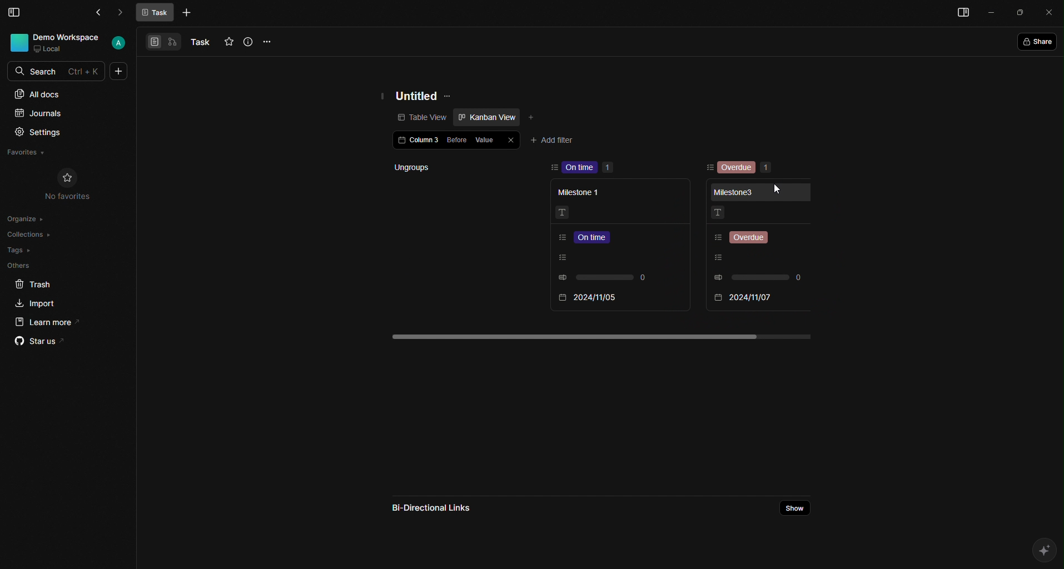 Image resolution: width=1064 pixels, height=569 pixels. Describe the element at coordinates (588, 298) in the screenshot. I see `2024/11/07` at that location.